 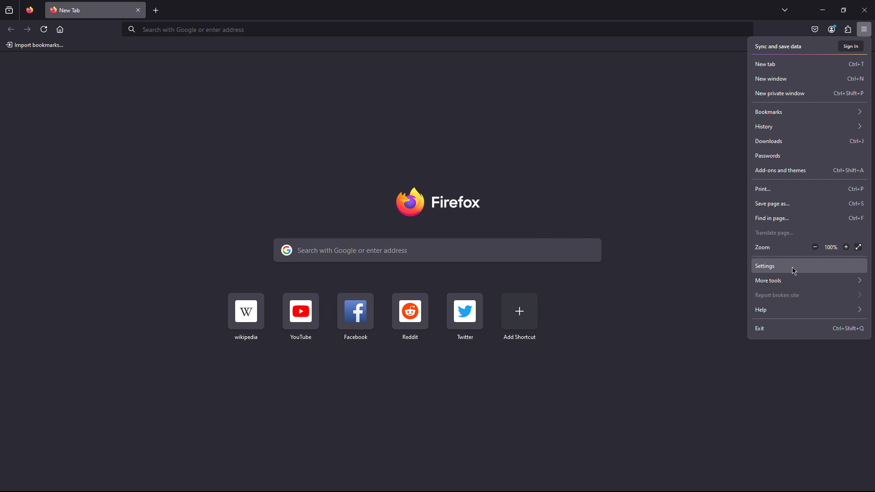 I want to click on Wikipedia, so click(x=246, y=316).